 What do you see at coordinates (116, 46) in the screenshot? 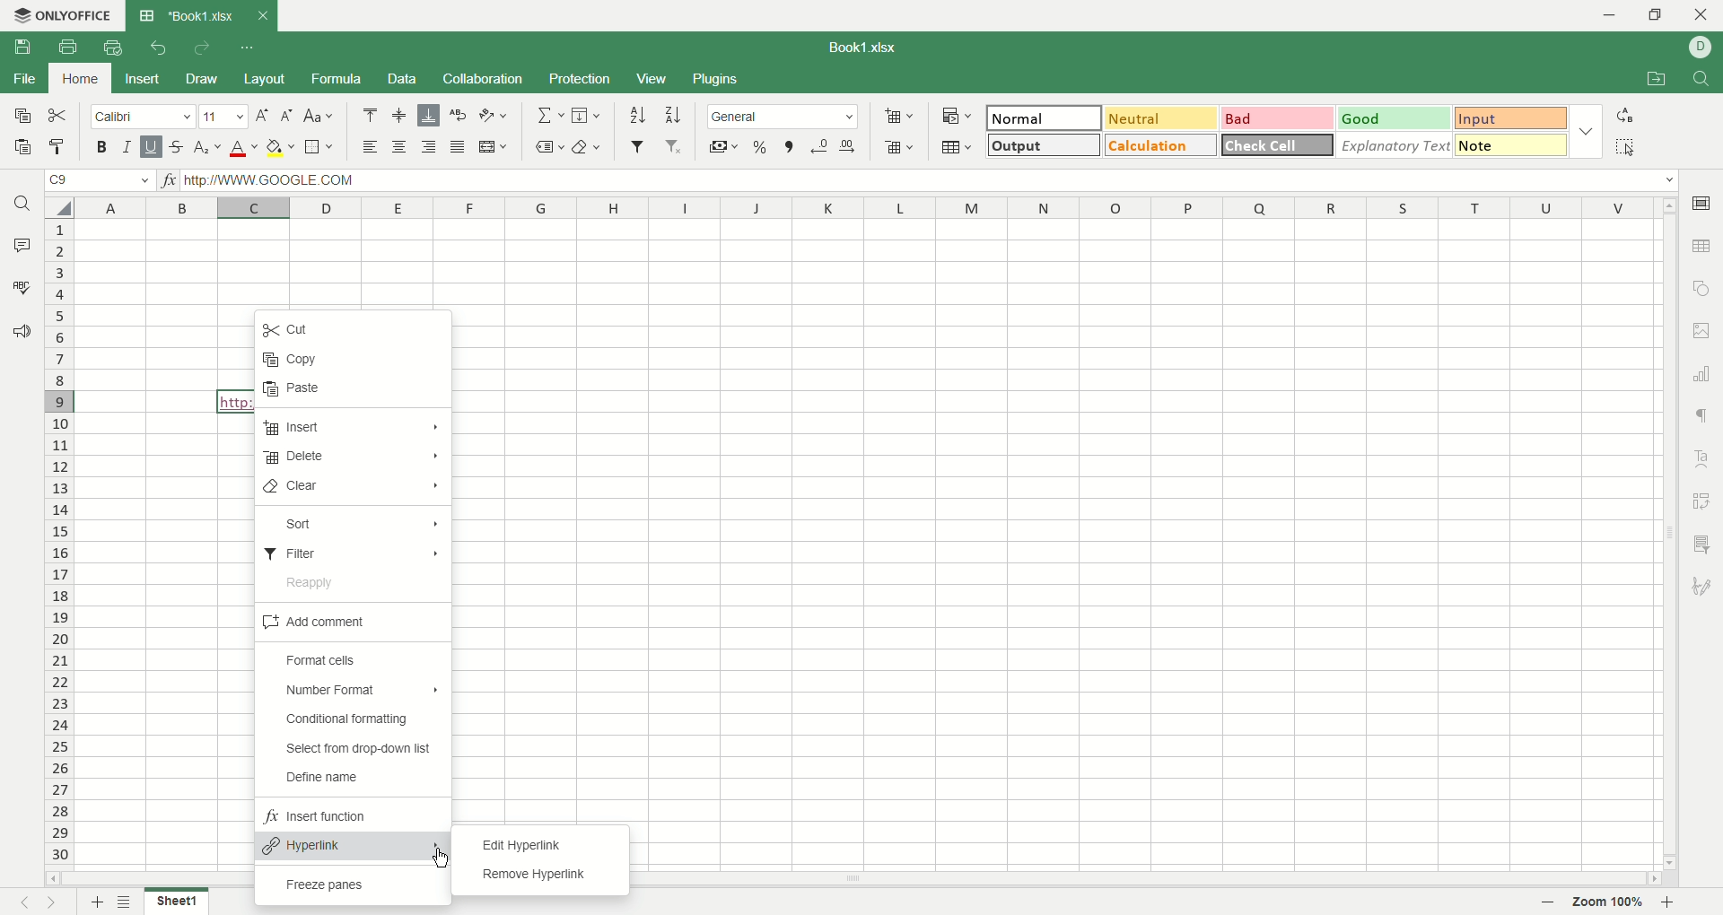
I see `quick print` at bounding box center [116, 46].